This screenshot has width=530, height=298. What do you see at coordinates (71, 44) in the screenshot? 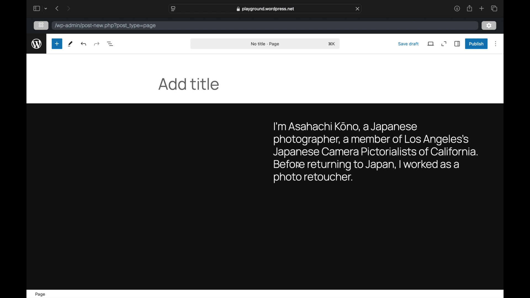
I see `tools` at bounding box center [71, 44].